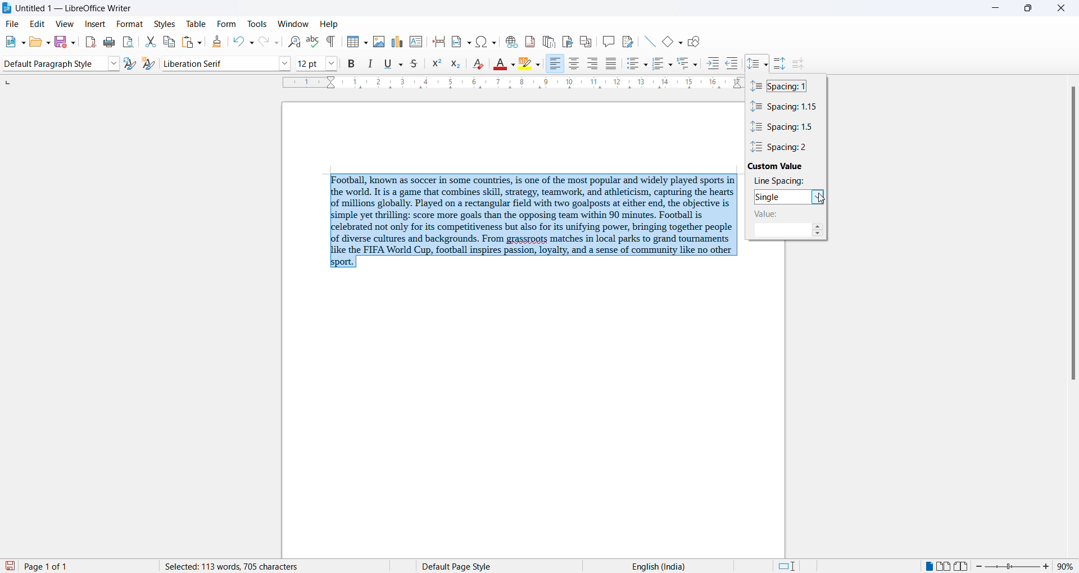 The height and width of the screenshot is (573, 1079). I want to click on insert images, so click(380, 43).